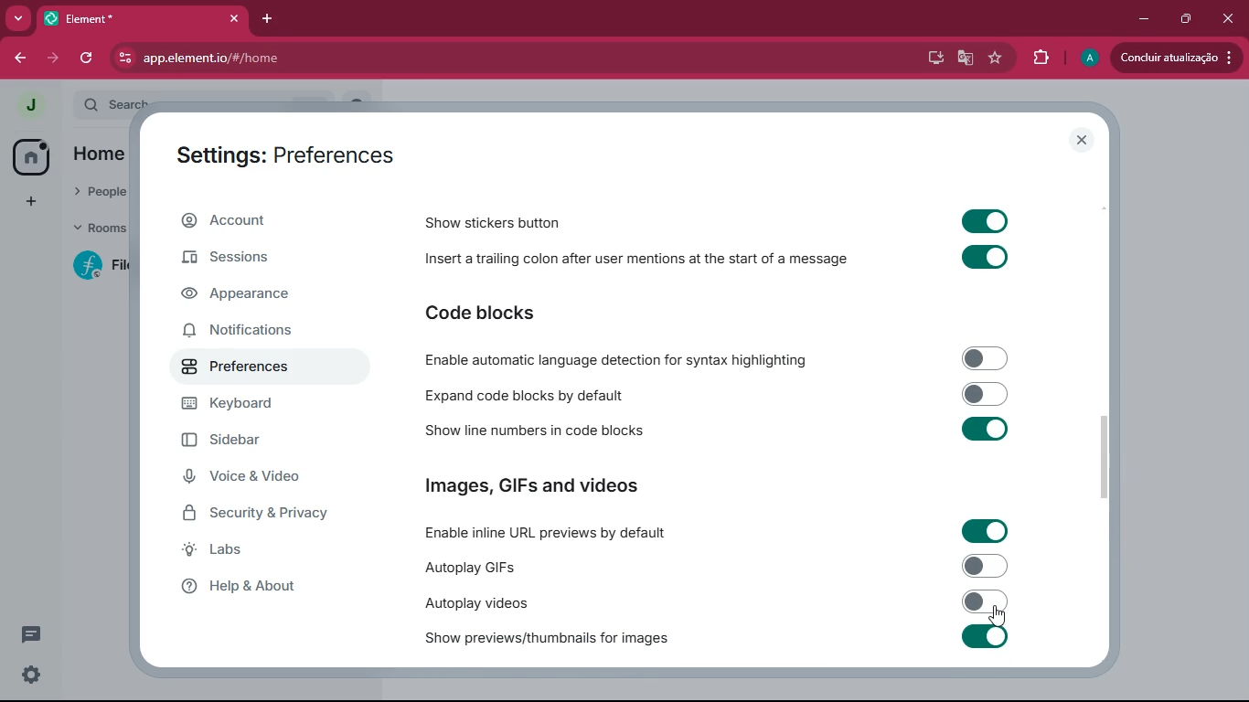  What do you see at coordinates (1040, 56) in the screenshot?
I see `extensions` at bounding box center [1040, 56].